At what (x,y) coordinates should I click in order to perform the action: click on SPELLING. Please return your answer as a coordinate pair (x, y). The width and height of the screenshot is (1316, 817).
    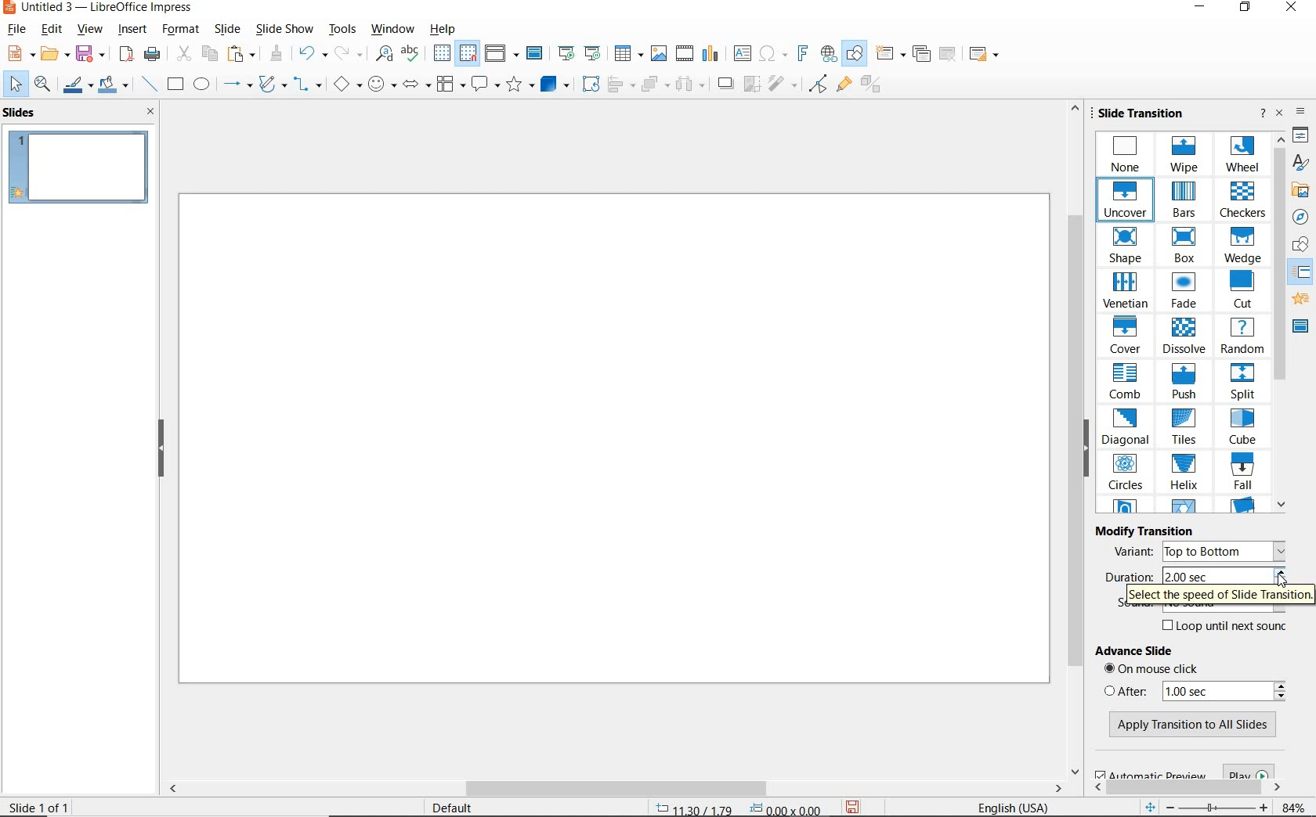
    Looking at the image, I should click on (411, 54).